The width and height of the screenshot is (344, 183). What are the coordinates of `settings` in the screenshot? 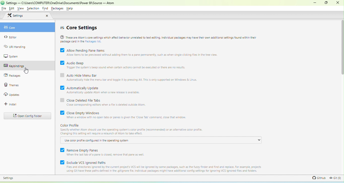 It's located at (9, 178).